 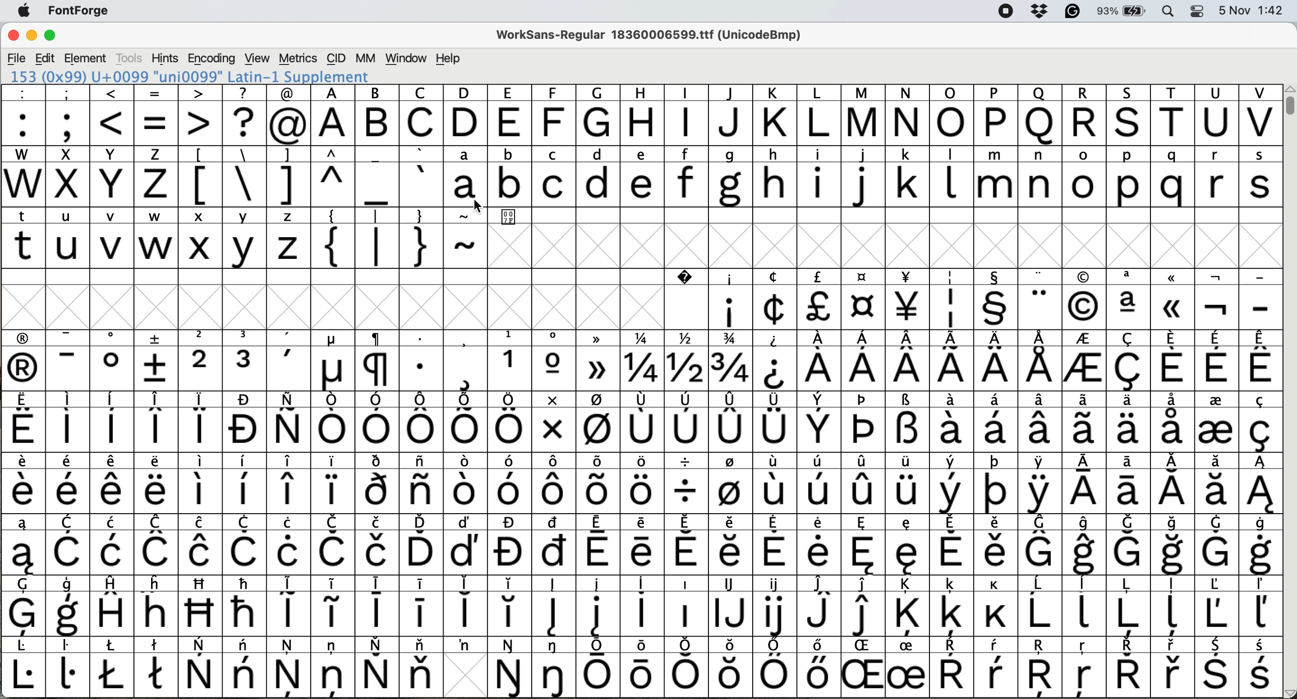 What do you see at coordinates (649, 35) in the screenshot?
I see `WorkSans-Regular 18360006599.ttf (UnicodeBmp)` at bounding box center [649, 35].